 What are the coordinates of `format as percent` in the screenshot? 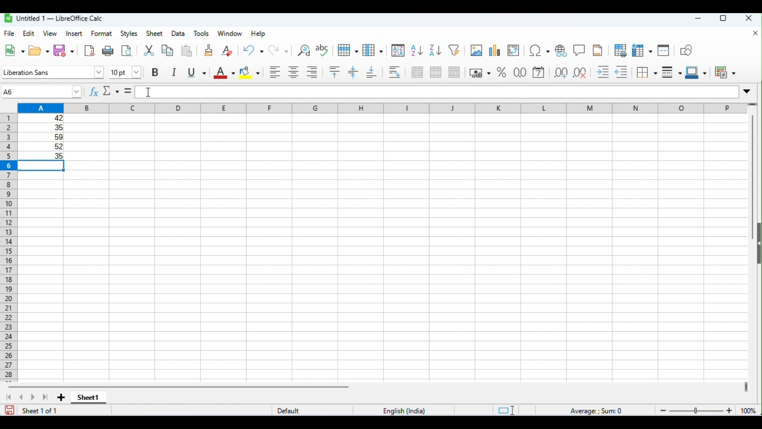 It's located at (501, 72).